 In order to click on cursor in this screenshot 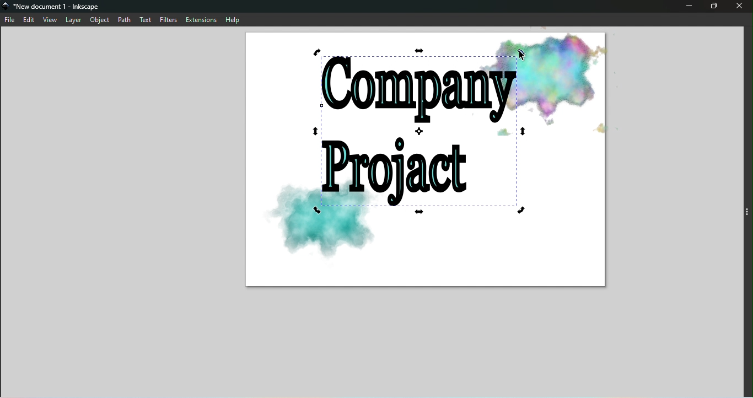, I will do `click(524, 56)`.